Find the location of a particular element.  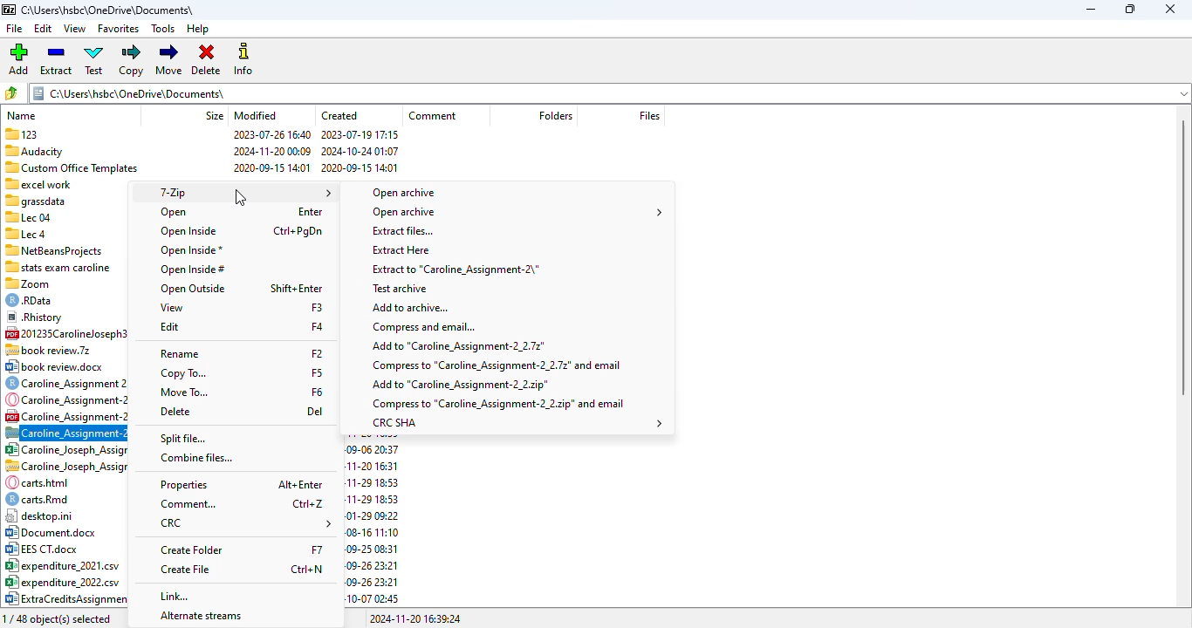

close is located at coordinates (1169, 9).